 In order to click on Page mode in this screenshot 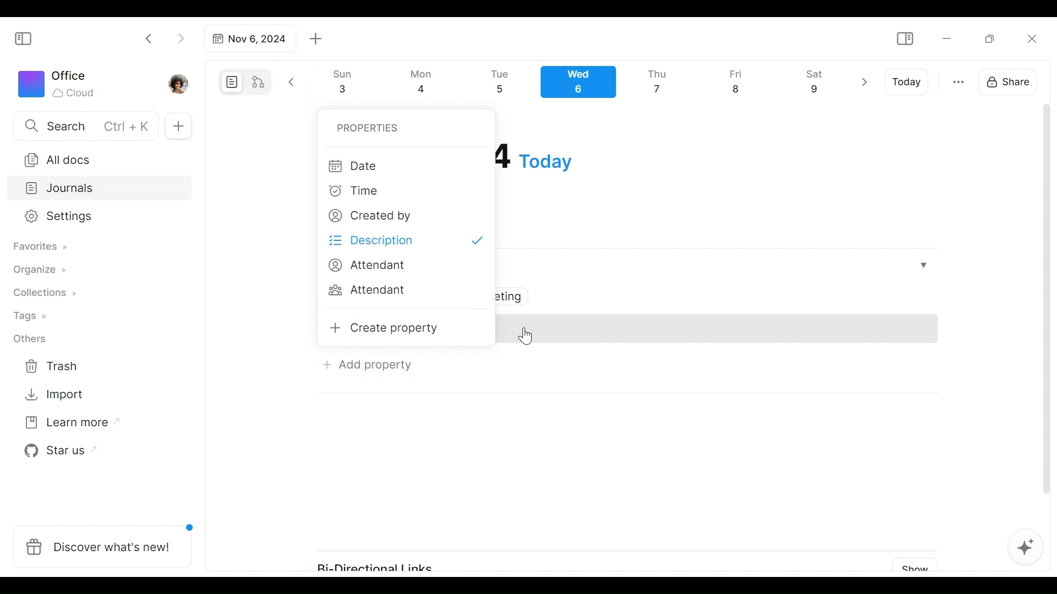, I will do `click(230, 82)`.